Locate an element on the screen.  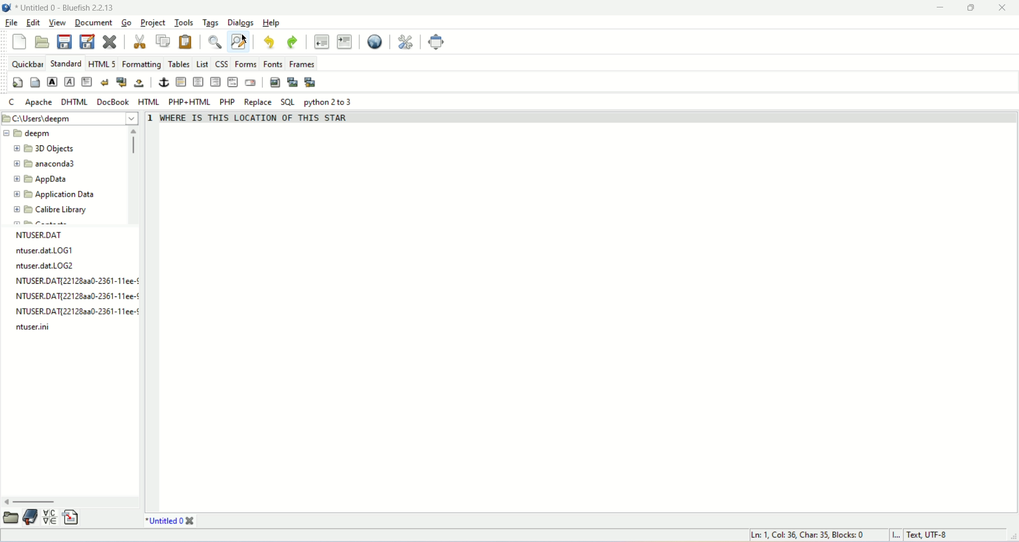
view in browser is located at coordinates (374, 42).